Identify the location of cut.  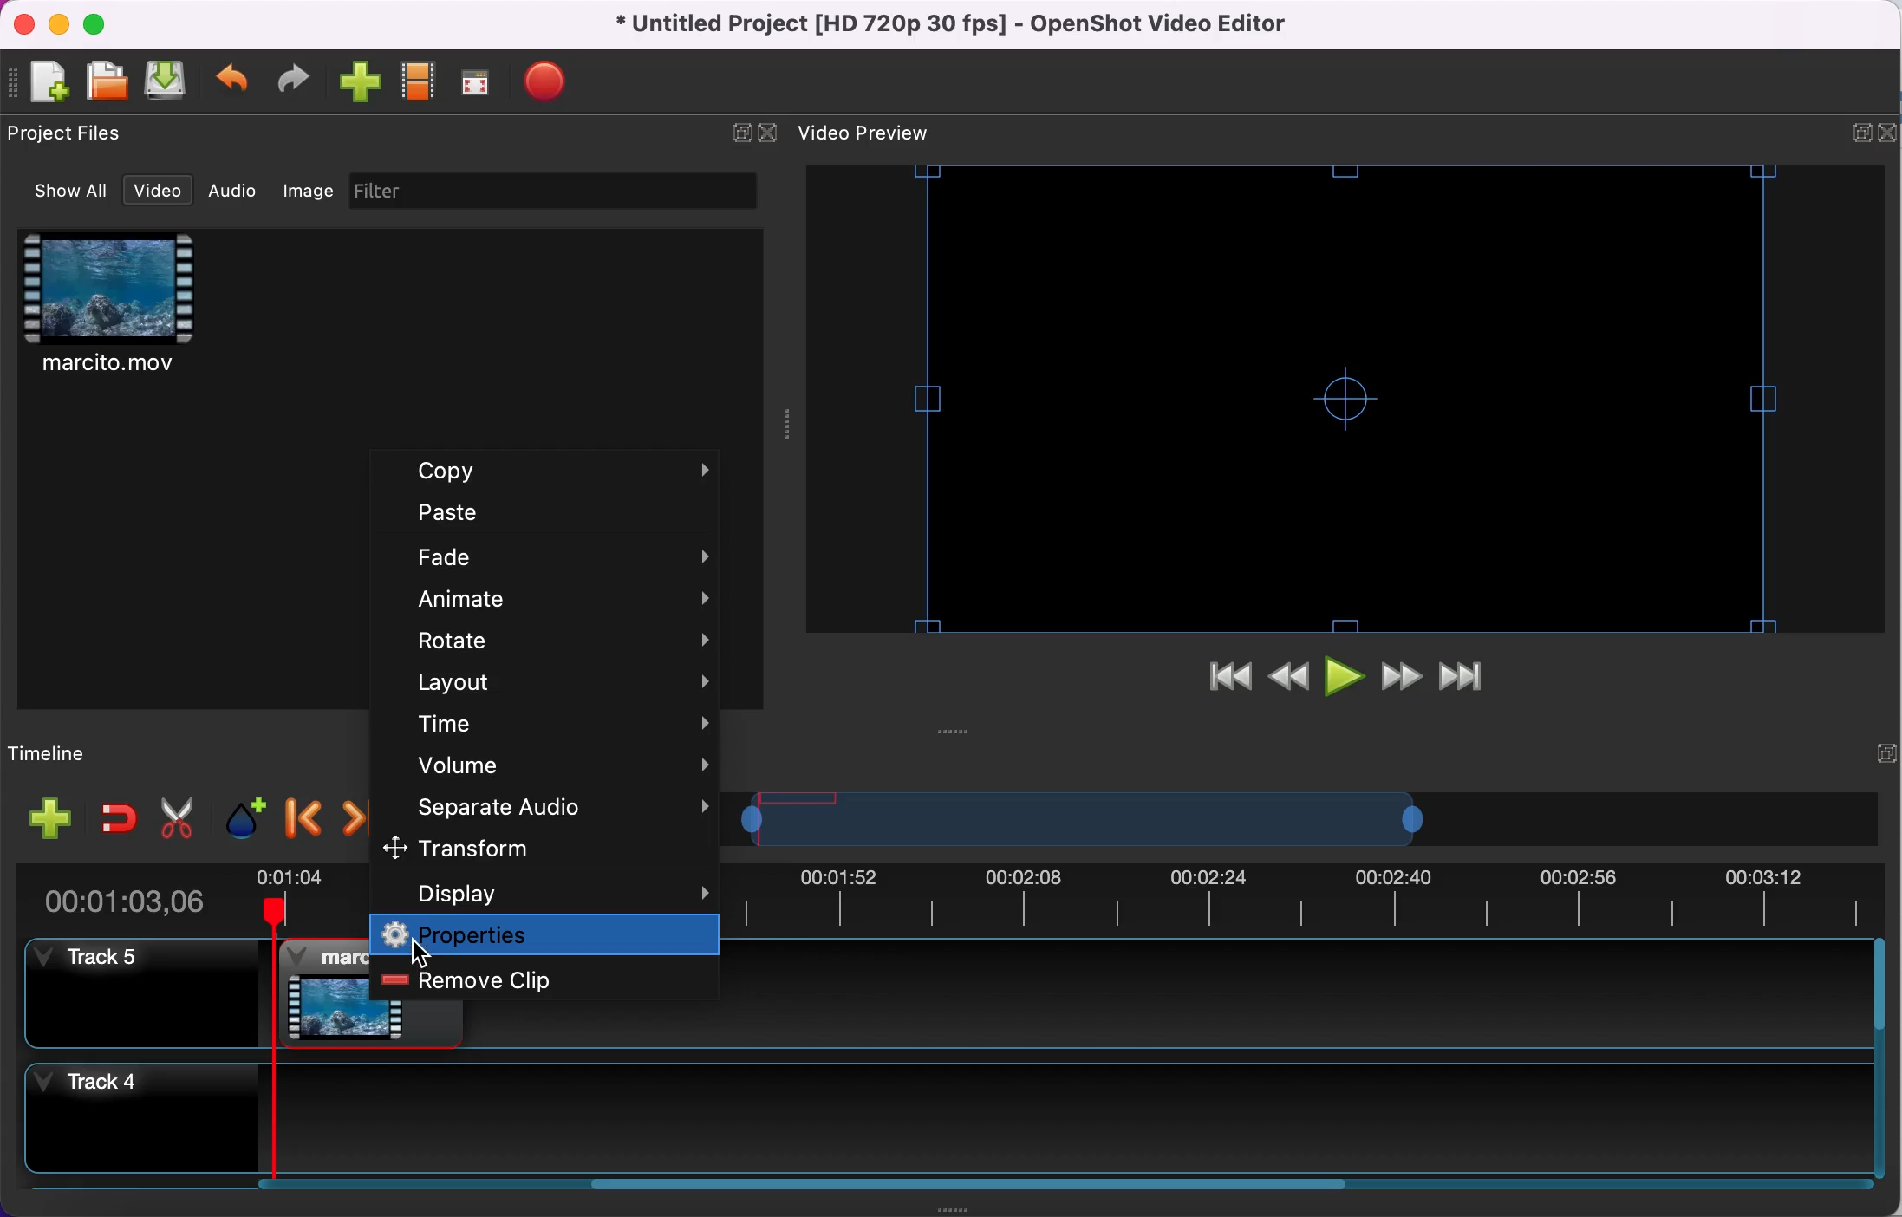
(176, 818).